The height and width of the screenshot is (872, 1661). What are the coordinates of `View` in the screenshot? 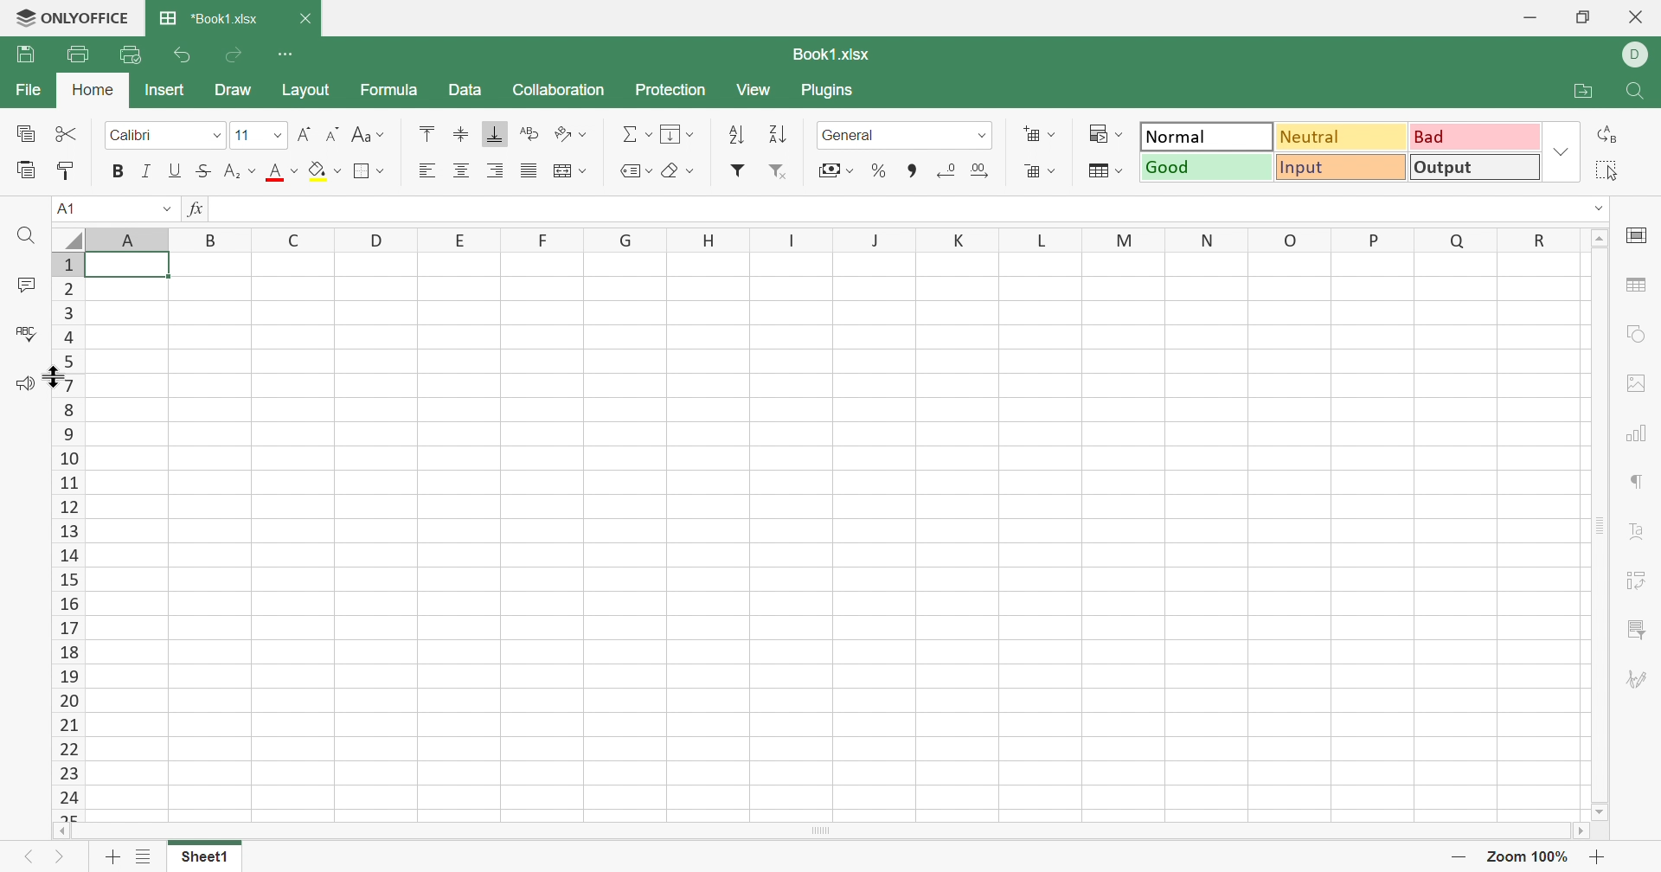 It's located at (755, 86).